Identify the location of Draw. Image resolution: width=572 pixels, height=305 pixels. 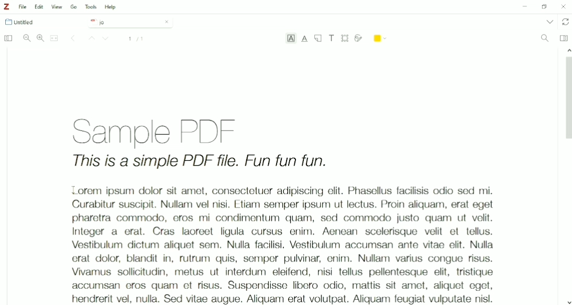
(359, 37).